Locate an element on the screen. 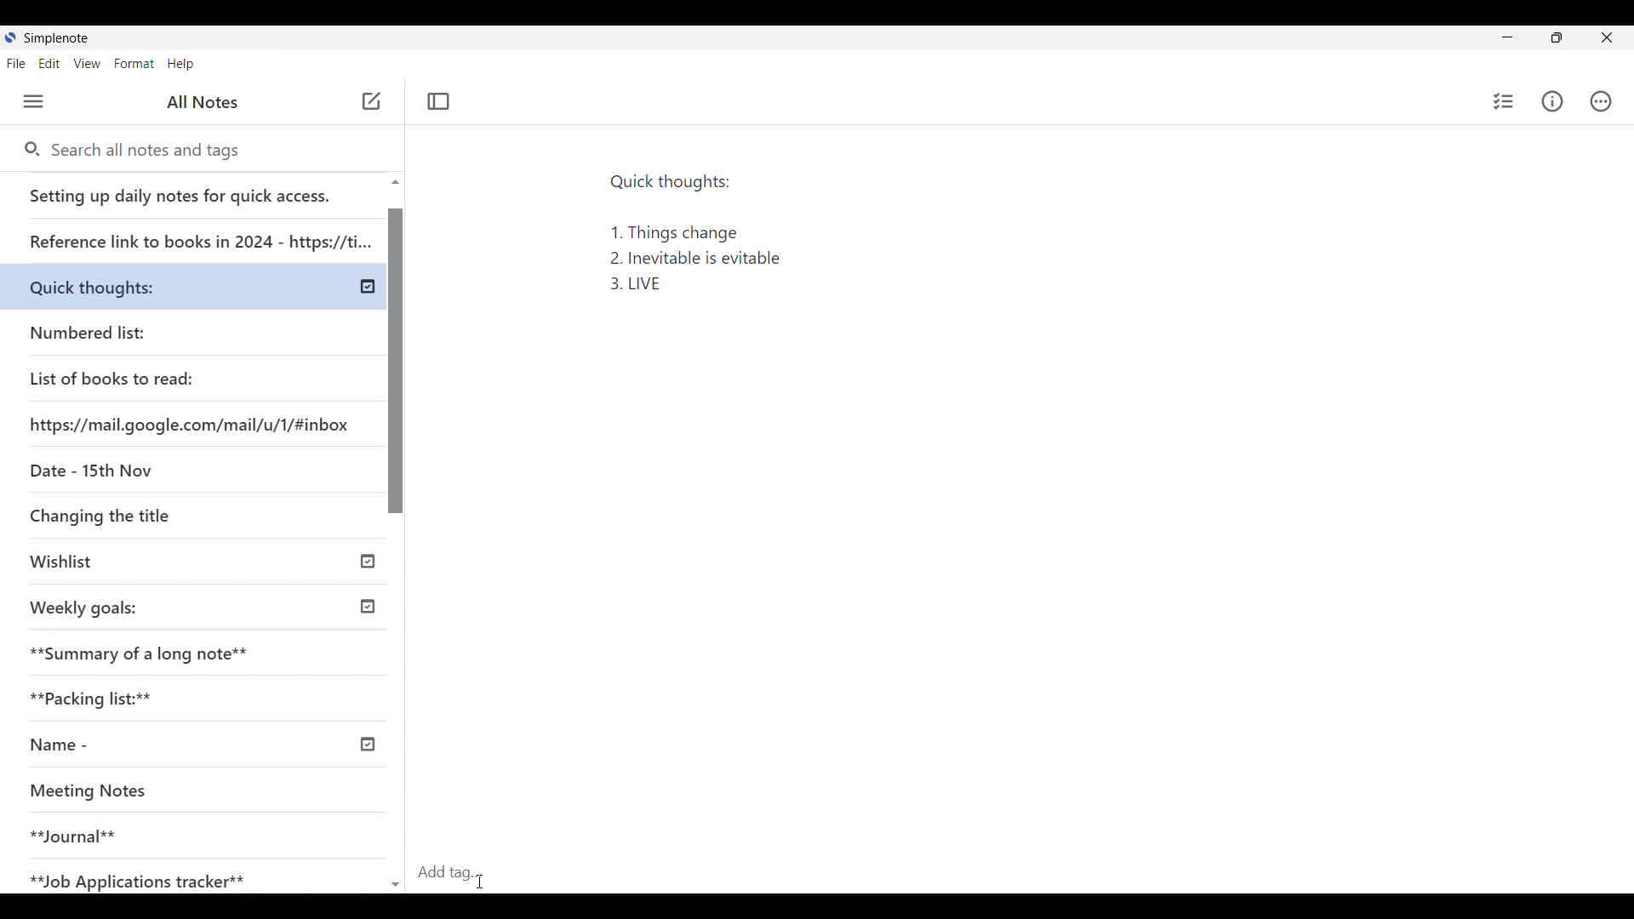  Date is located at coordinates (88, 469).